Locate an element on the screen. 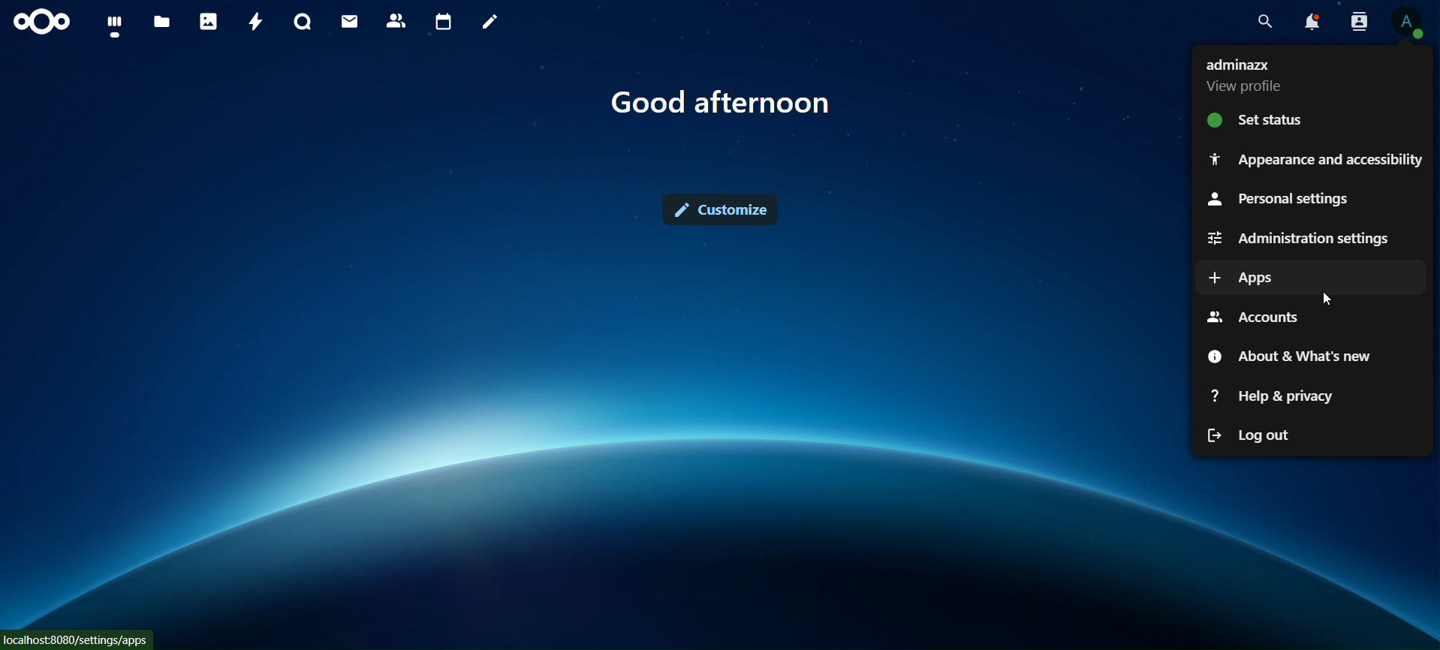 Image resolution: width=1440 pixels, height=650 pixels. photos is located at coordinates (207, 20).